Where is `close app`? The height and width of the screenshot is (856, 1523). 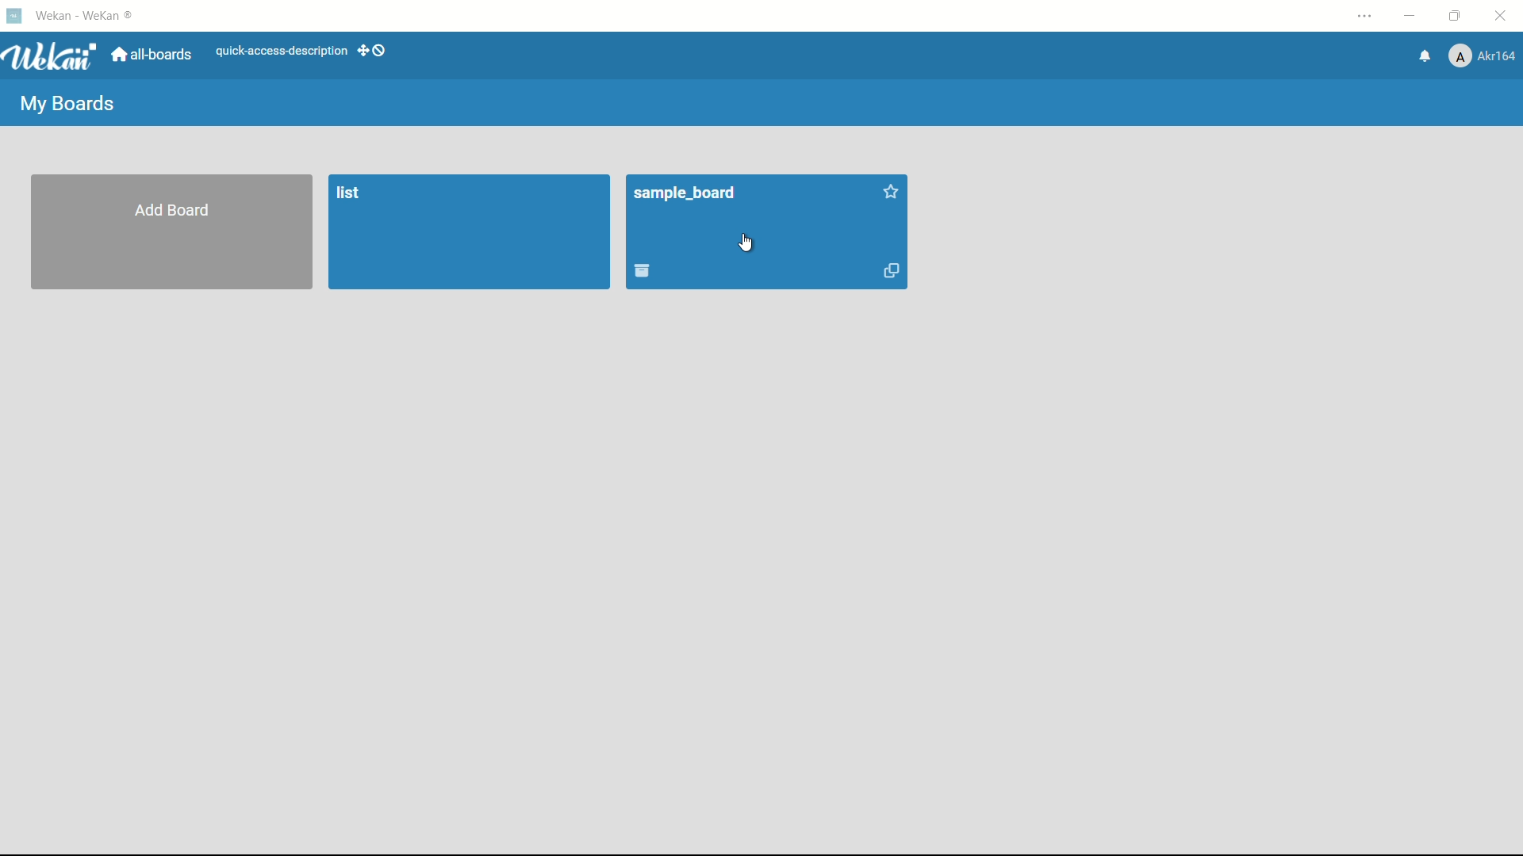 close app is located at coordinates (1504, 16).